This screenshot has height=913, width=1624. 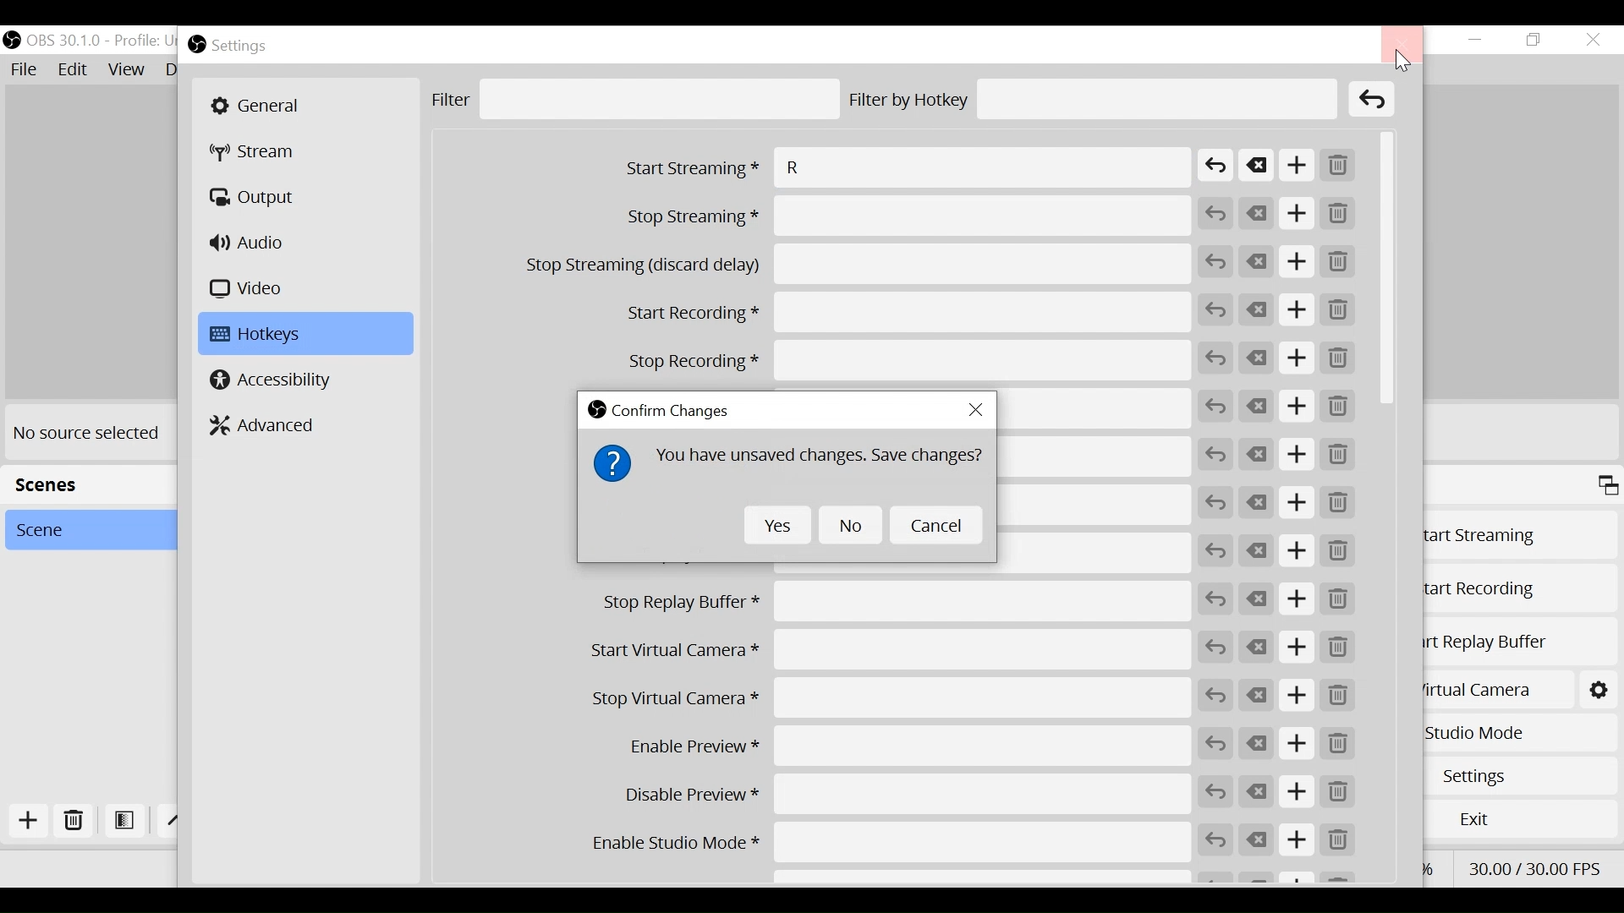 What do you see at coordinates (1337, 214) in the screenshot?
I see `Remove` at bounding box center [1337, 214].